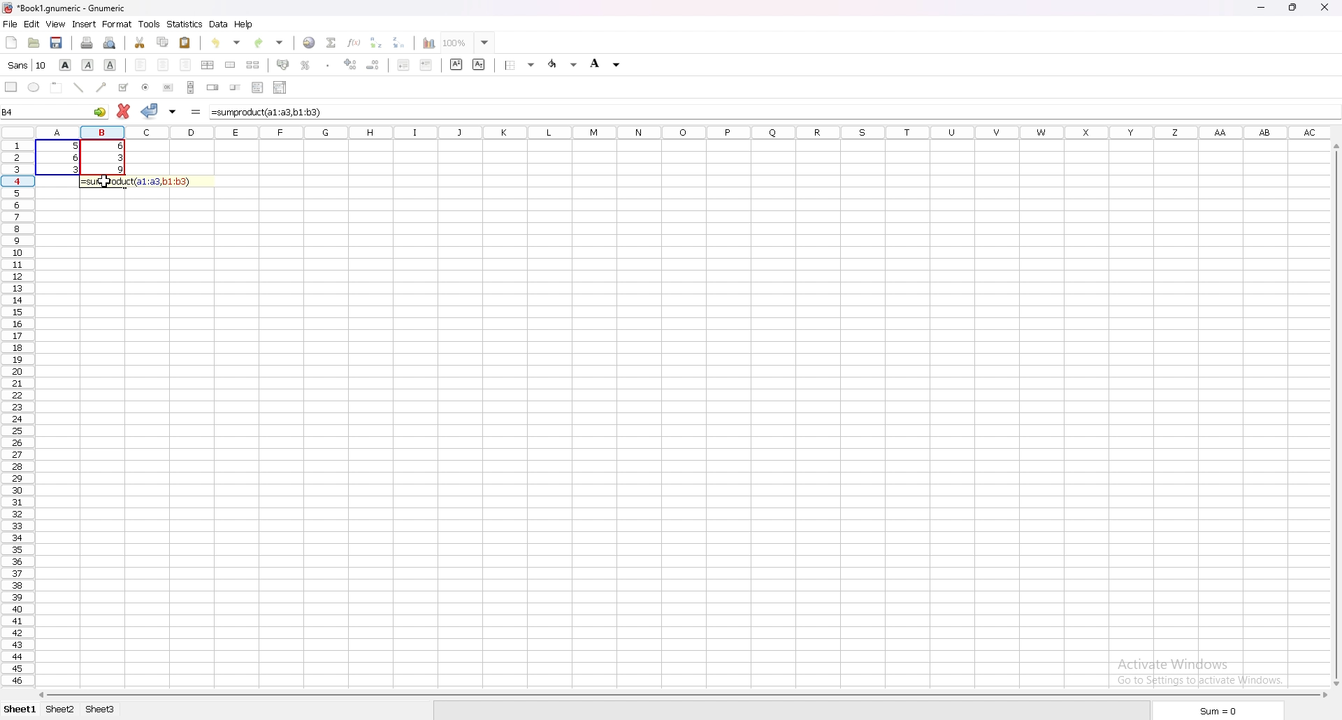 This screenshot has height=720, width=1342. I want to click on formula, so click(144, 181).